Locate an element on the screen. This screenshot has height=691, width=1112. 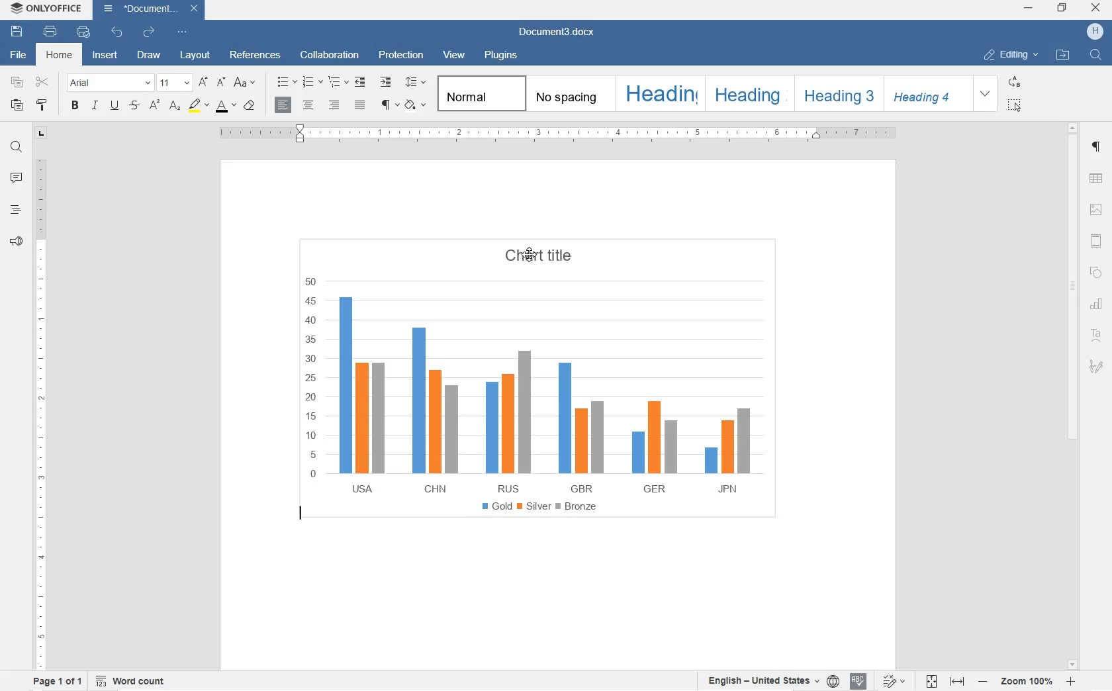
cursor is located at coordinates (531, 254).